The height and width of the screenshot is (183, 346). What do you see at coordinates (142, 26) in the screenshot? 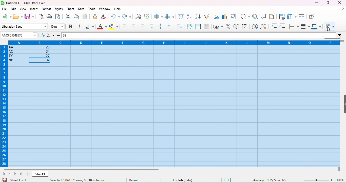
I see `align bottom` at bounding box center [142, 26].